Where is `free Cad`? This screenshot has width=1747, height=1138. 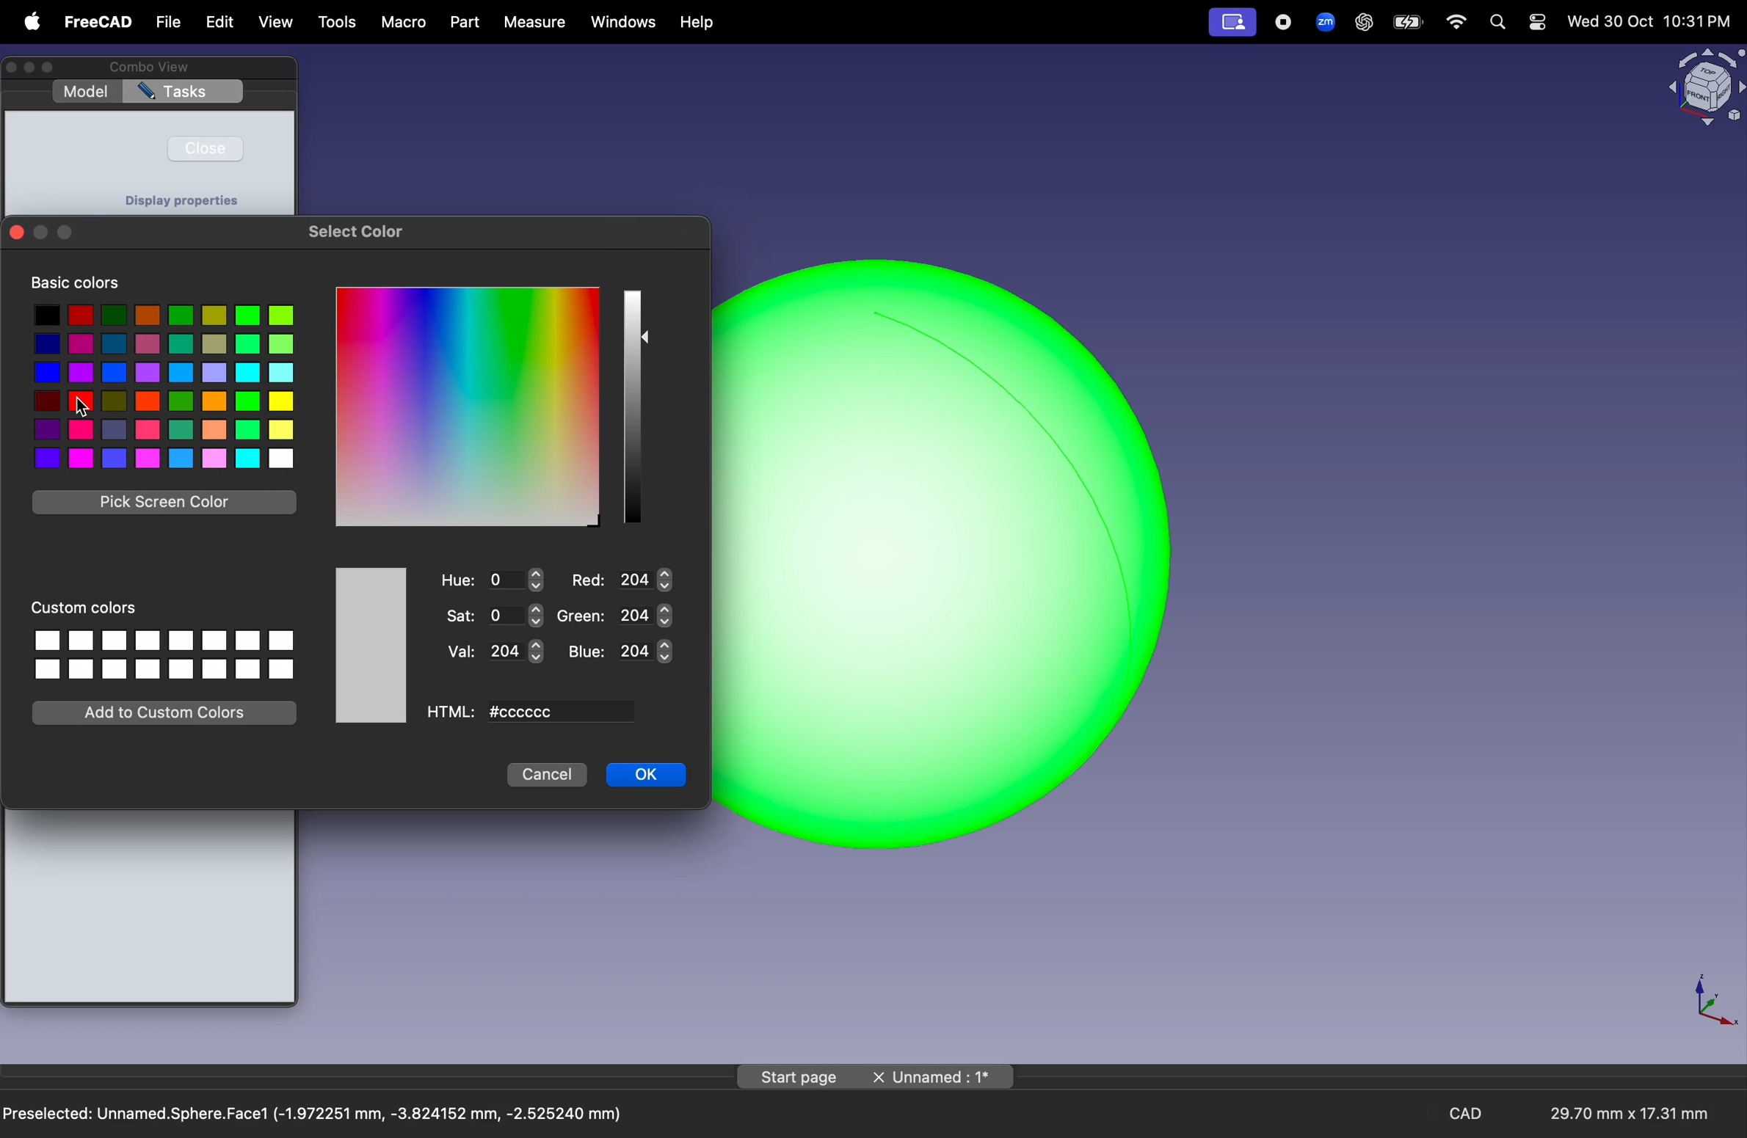
free Cad is located at coordinates (98, 23).